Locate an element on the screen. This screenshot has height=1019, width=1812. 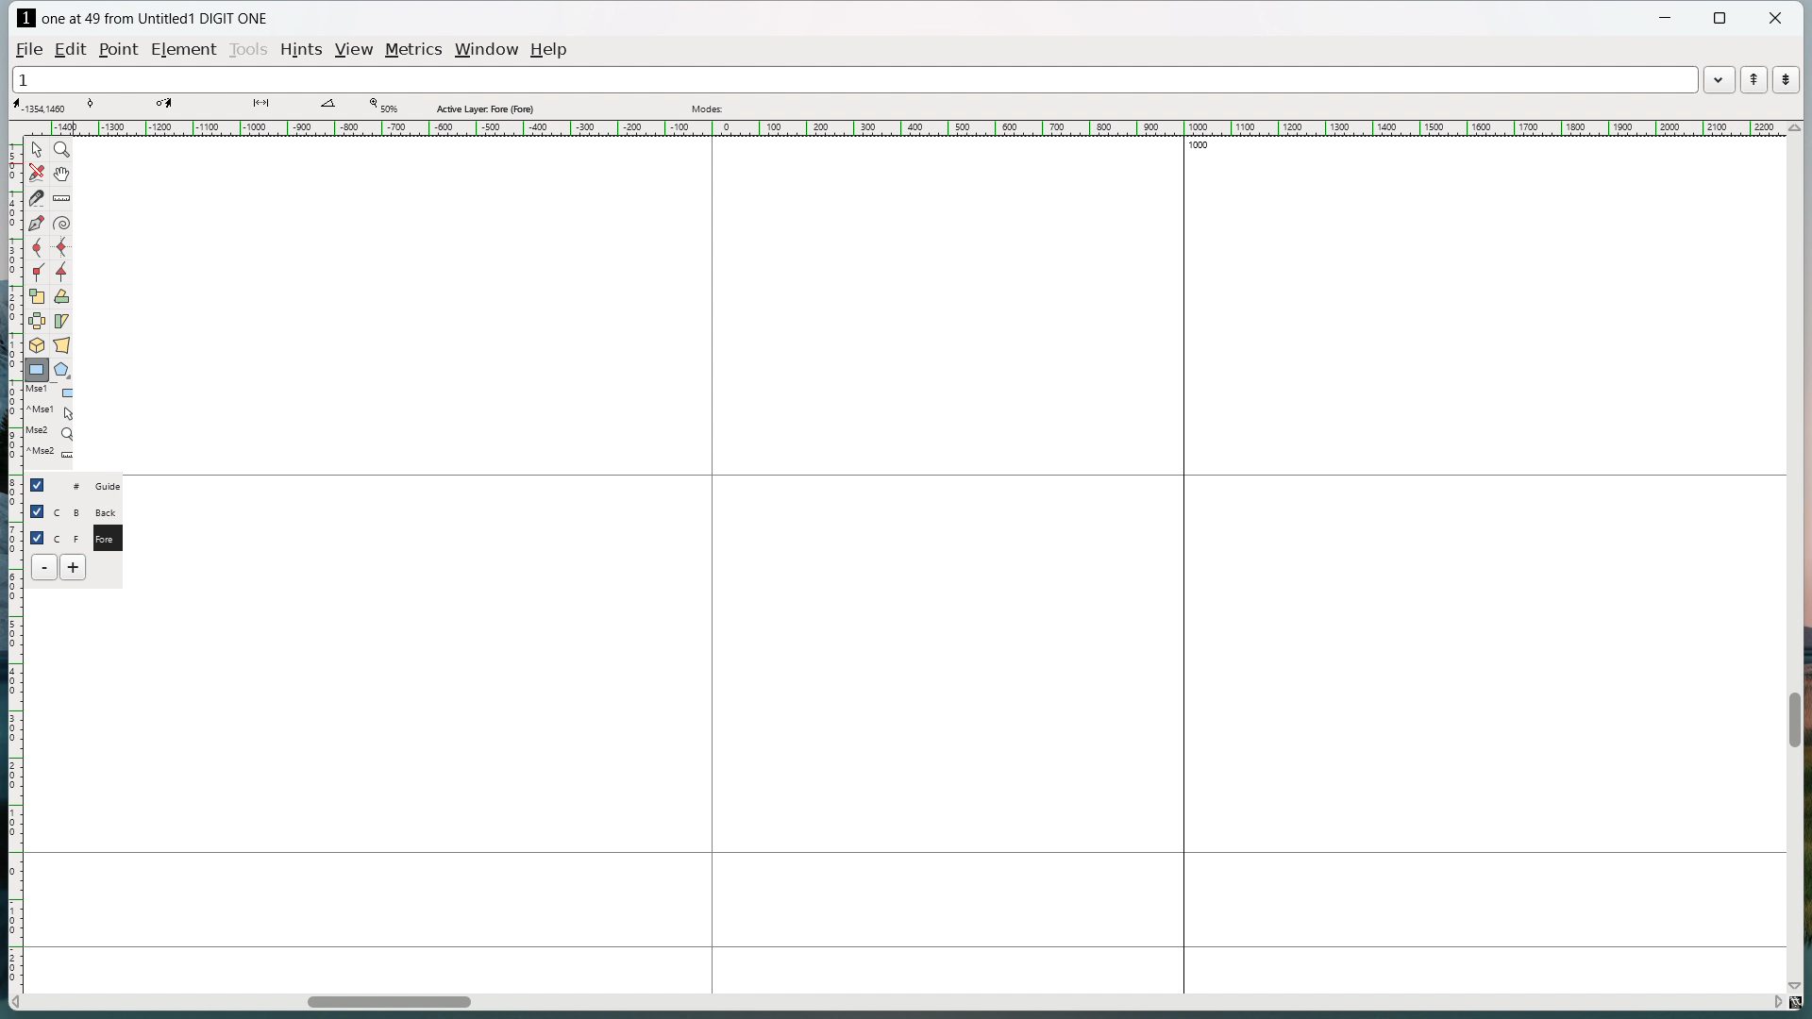
add a corner point is located at coordinates (38, 272).